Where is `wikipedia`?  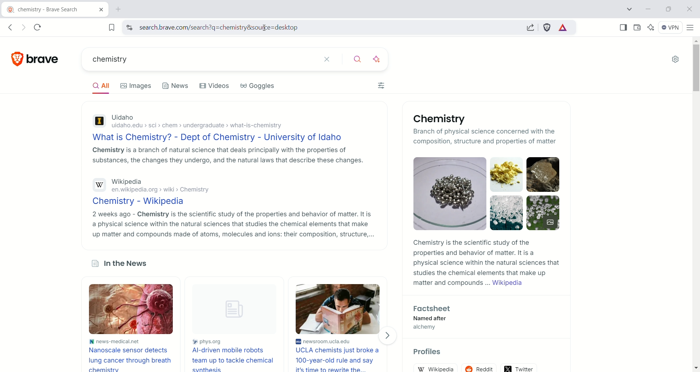
wikipedia is located at coordinates (435, 367).